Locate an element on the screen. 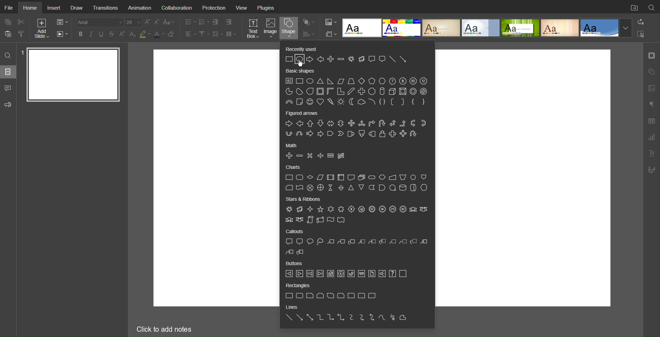 The width and height of the screenshot is (660, 337). Recently Used is located at coordinates (349, 57).